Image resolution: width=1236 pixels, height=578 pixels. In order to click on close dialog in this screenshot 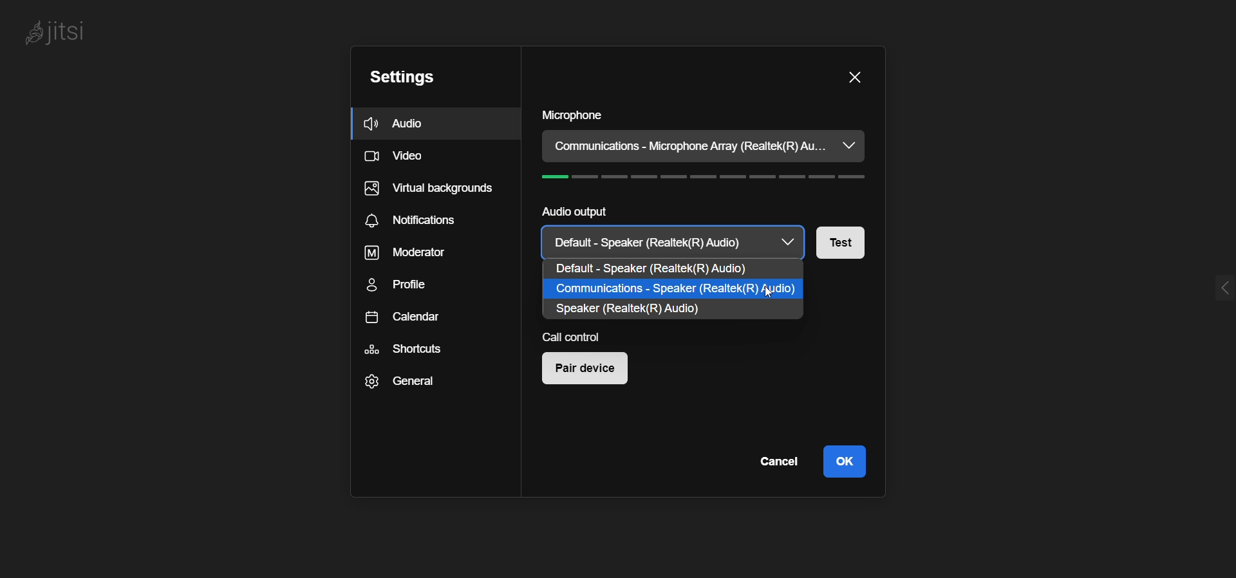, I will do `click(854, 77)`.